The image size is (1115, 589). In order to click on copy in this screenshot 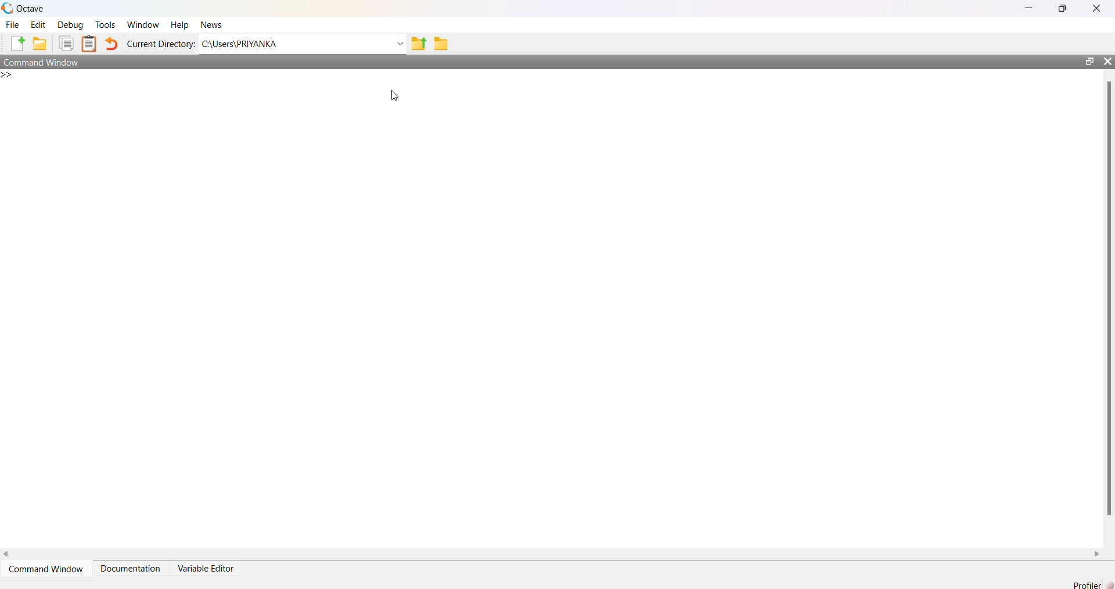, I will do `click(67, 44)`.